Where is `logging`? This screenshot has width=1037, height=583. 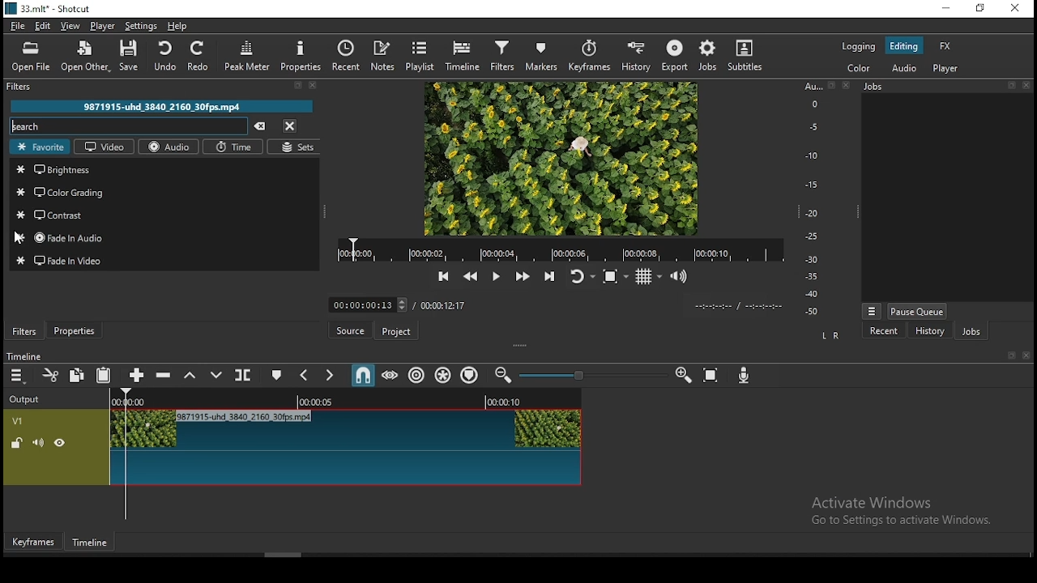
logging is located at coordinates (858, 47).